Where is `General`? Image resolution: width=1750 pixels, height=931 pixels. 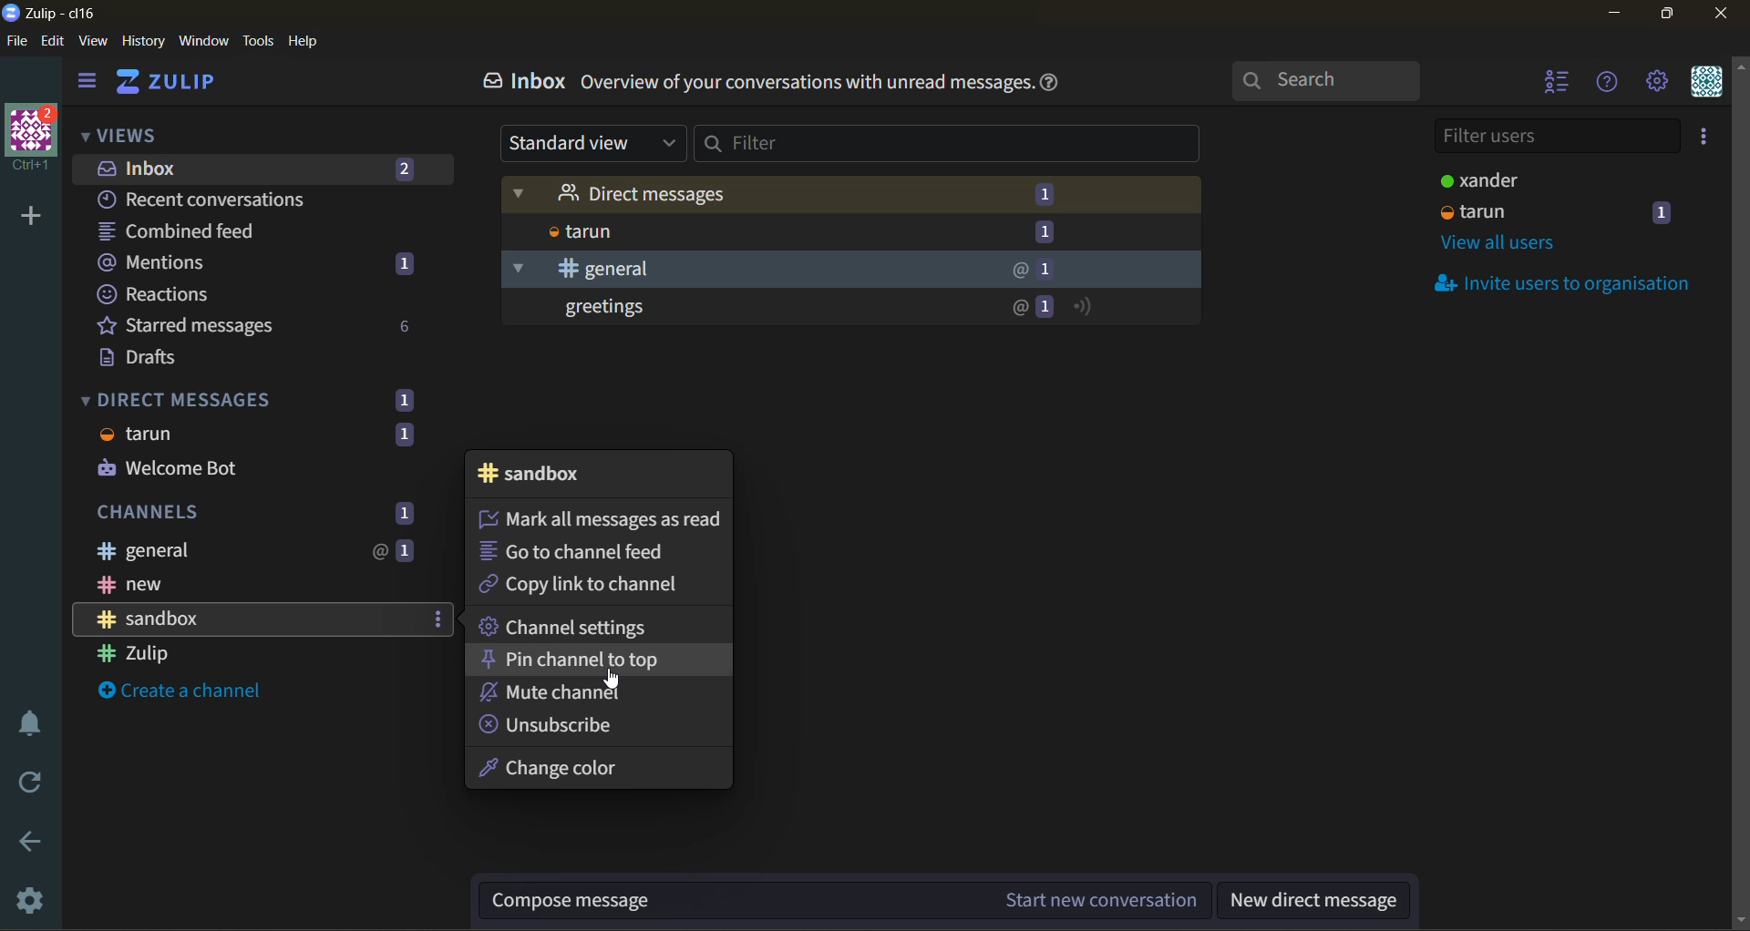
General is located at coordinates (848, 270).